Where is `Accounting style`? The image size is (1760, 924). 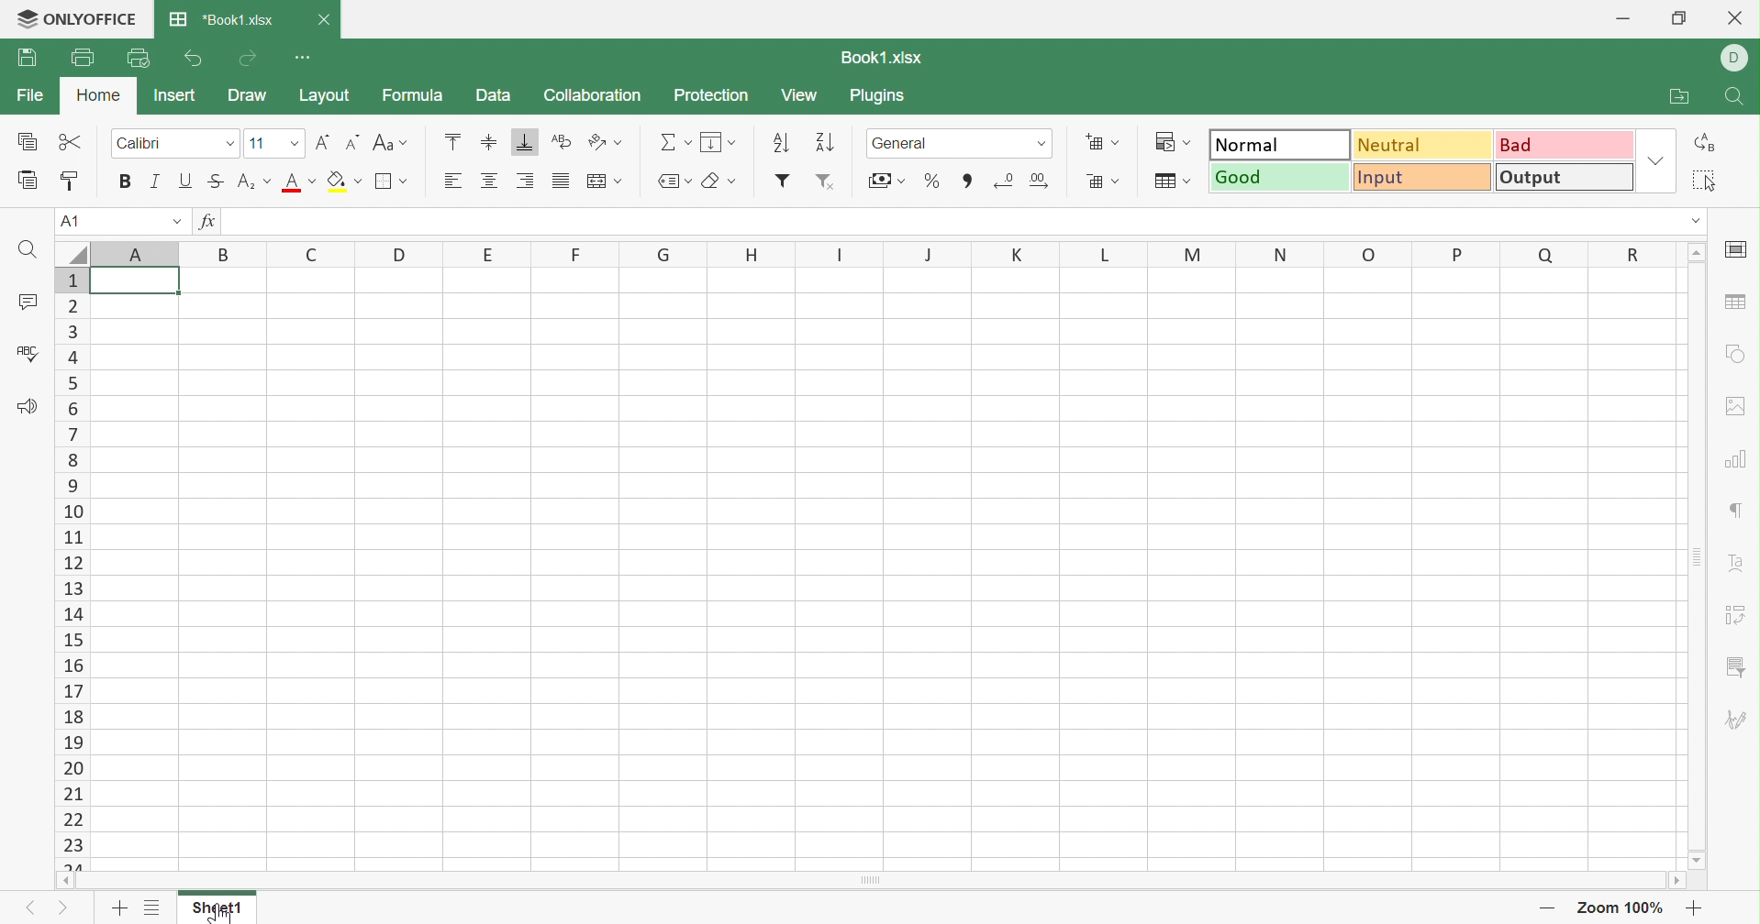
Accounting style is located at coordinates (885, 181).